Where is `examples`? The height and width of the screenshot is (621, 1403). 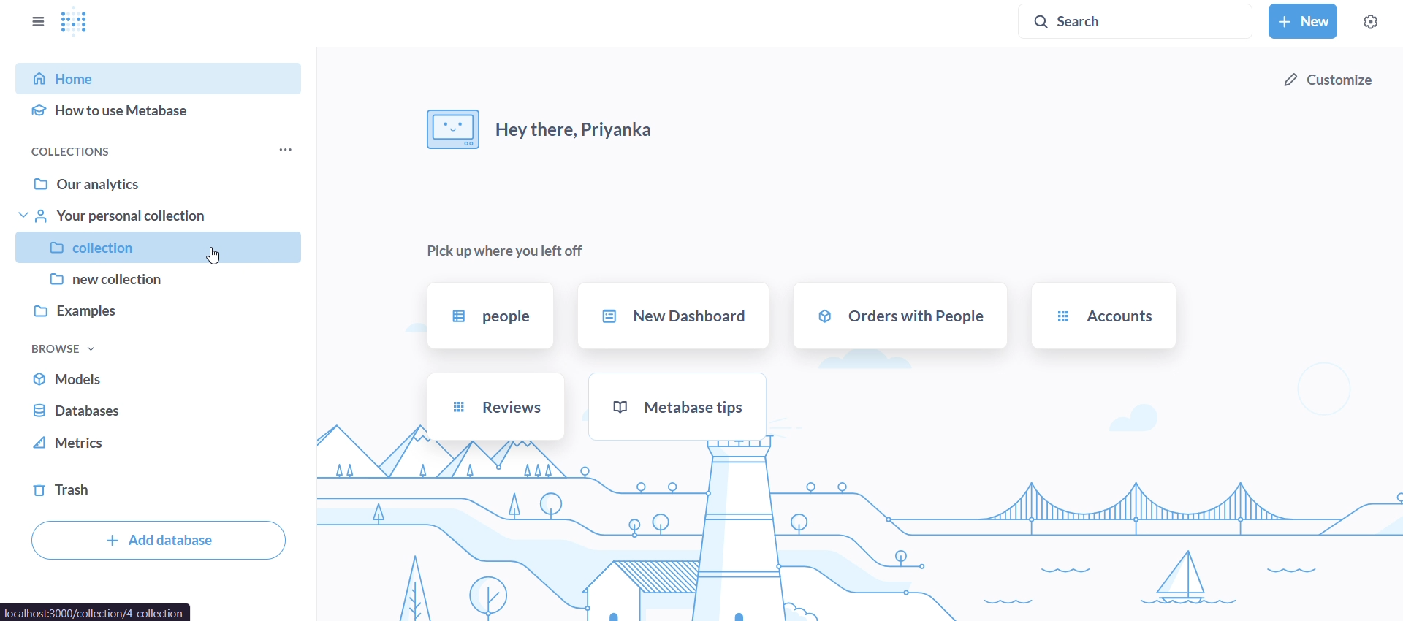 examples is located at coordinates (159, 313).